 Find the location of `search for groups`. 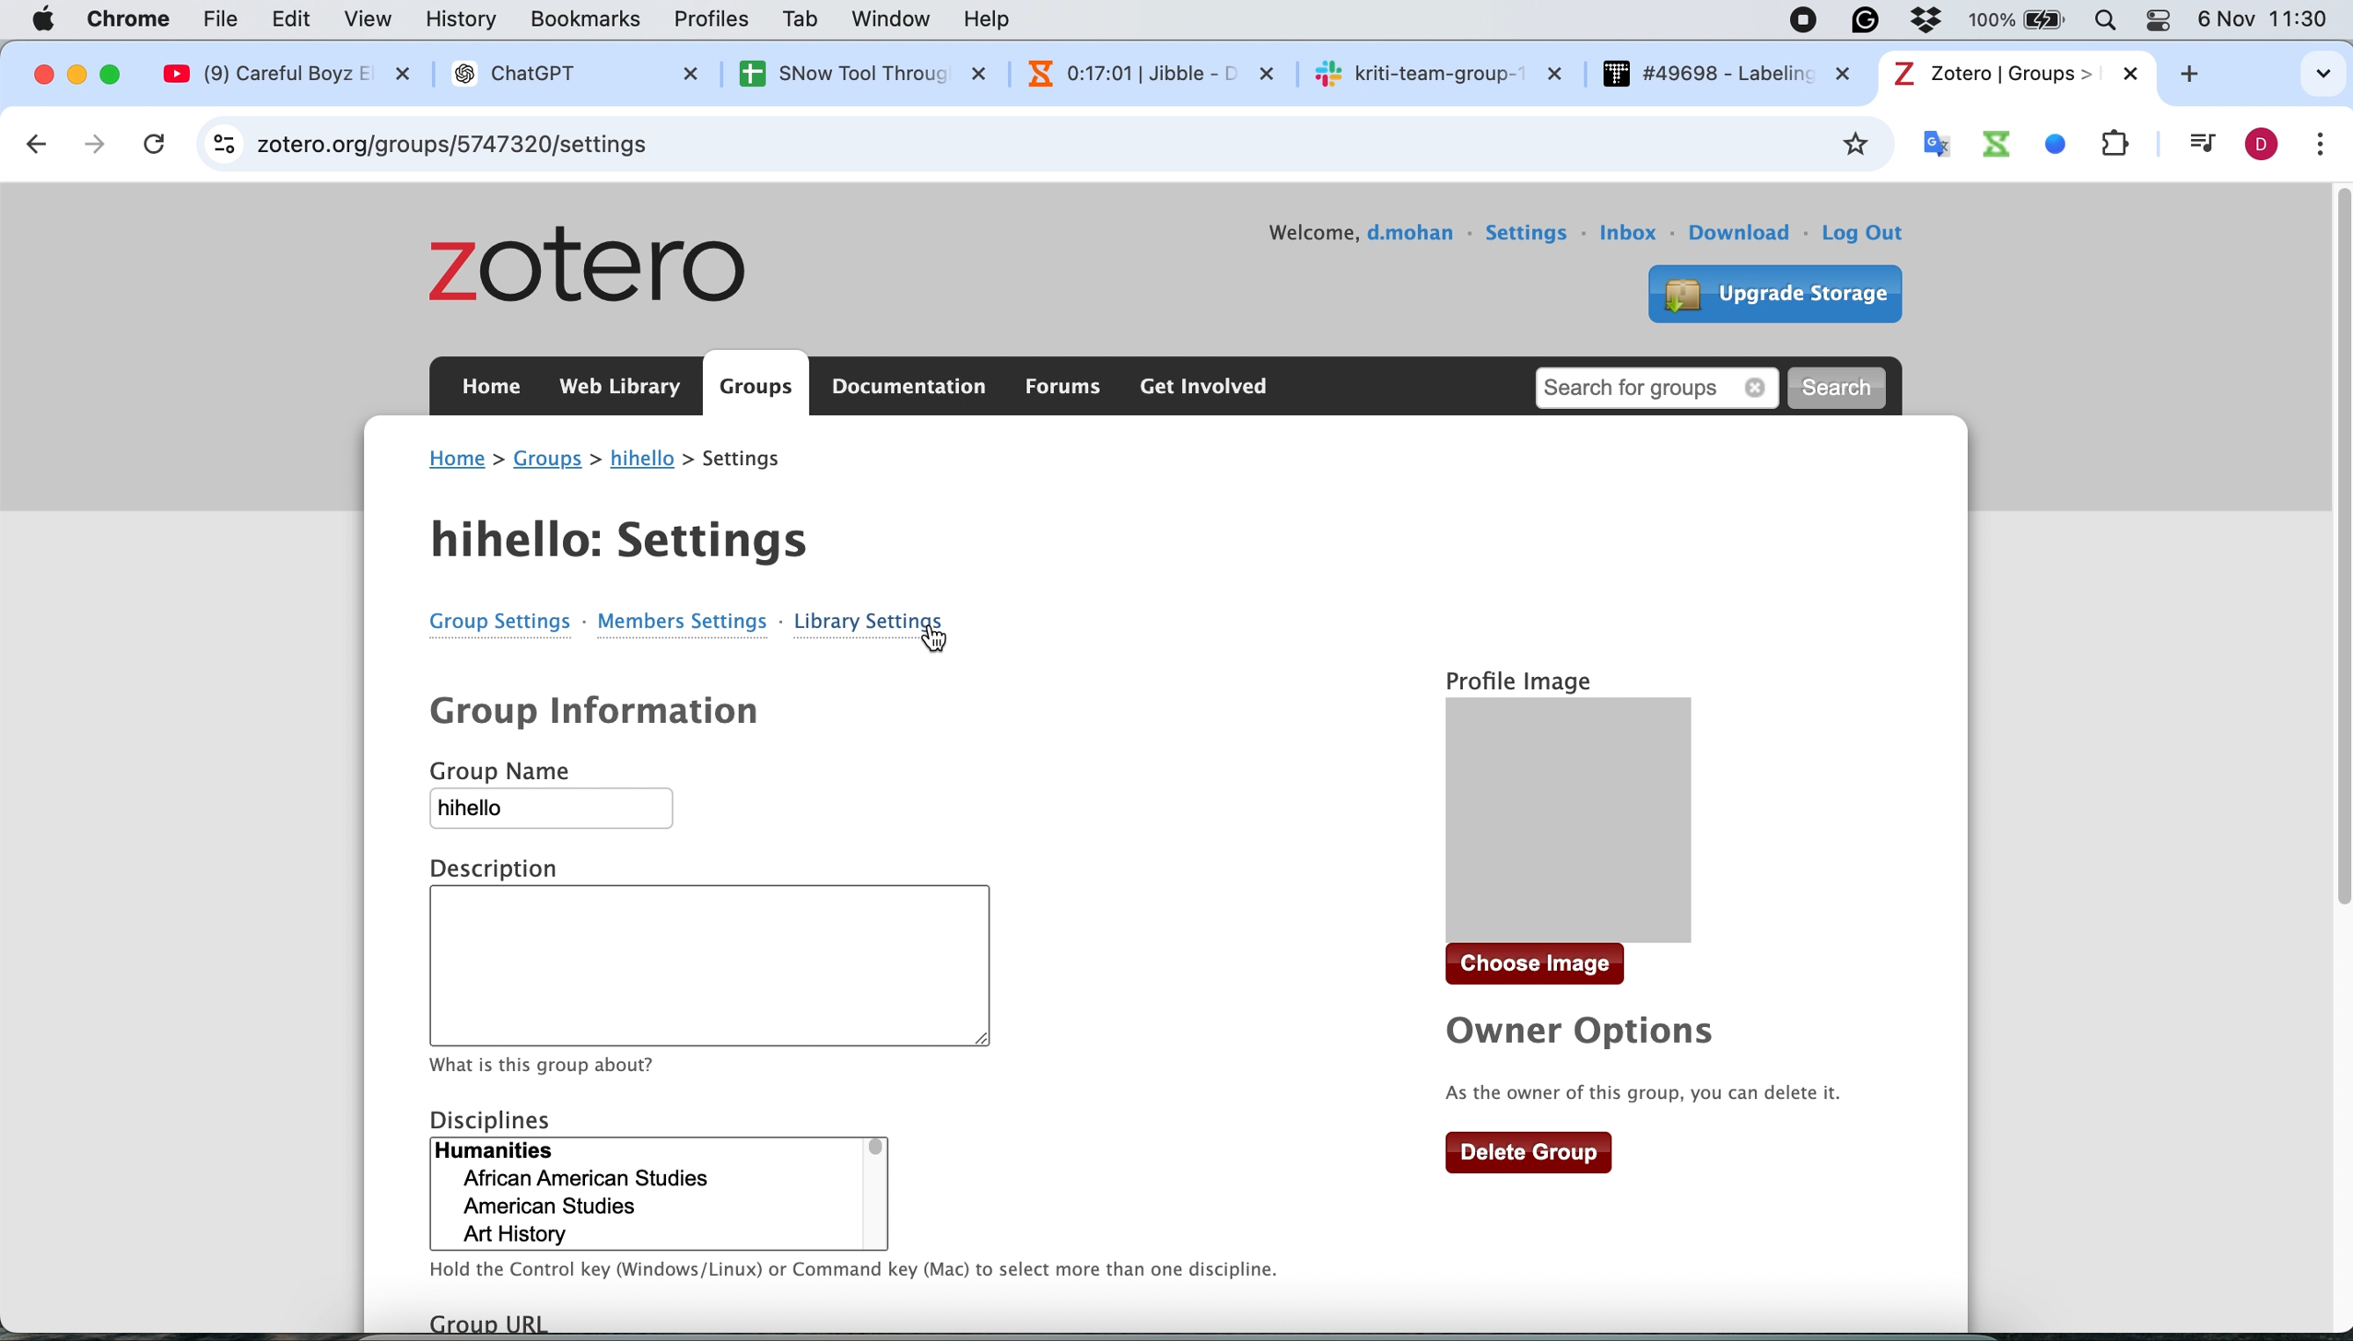

search for groups is located at coordinates (1661, 384).